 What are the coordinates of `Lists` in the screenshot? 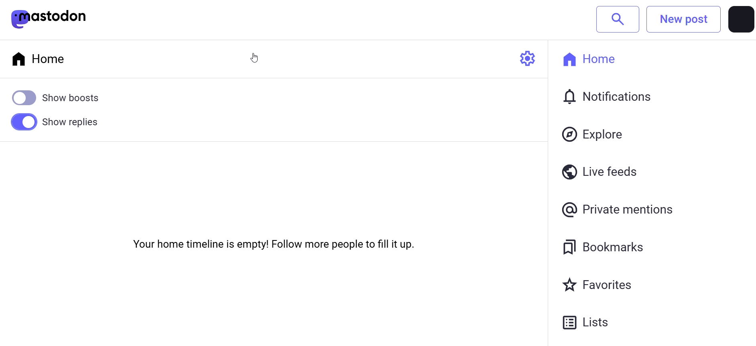 It's located at (593, 323).